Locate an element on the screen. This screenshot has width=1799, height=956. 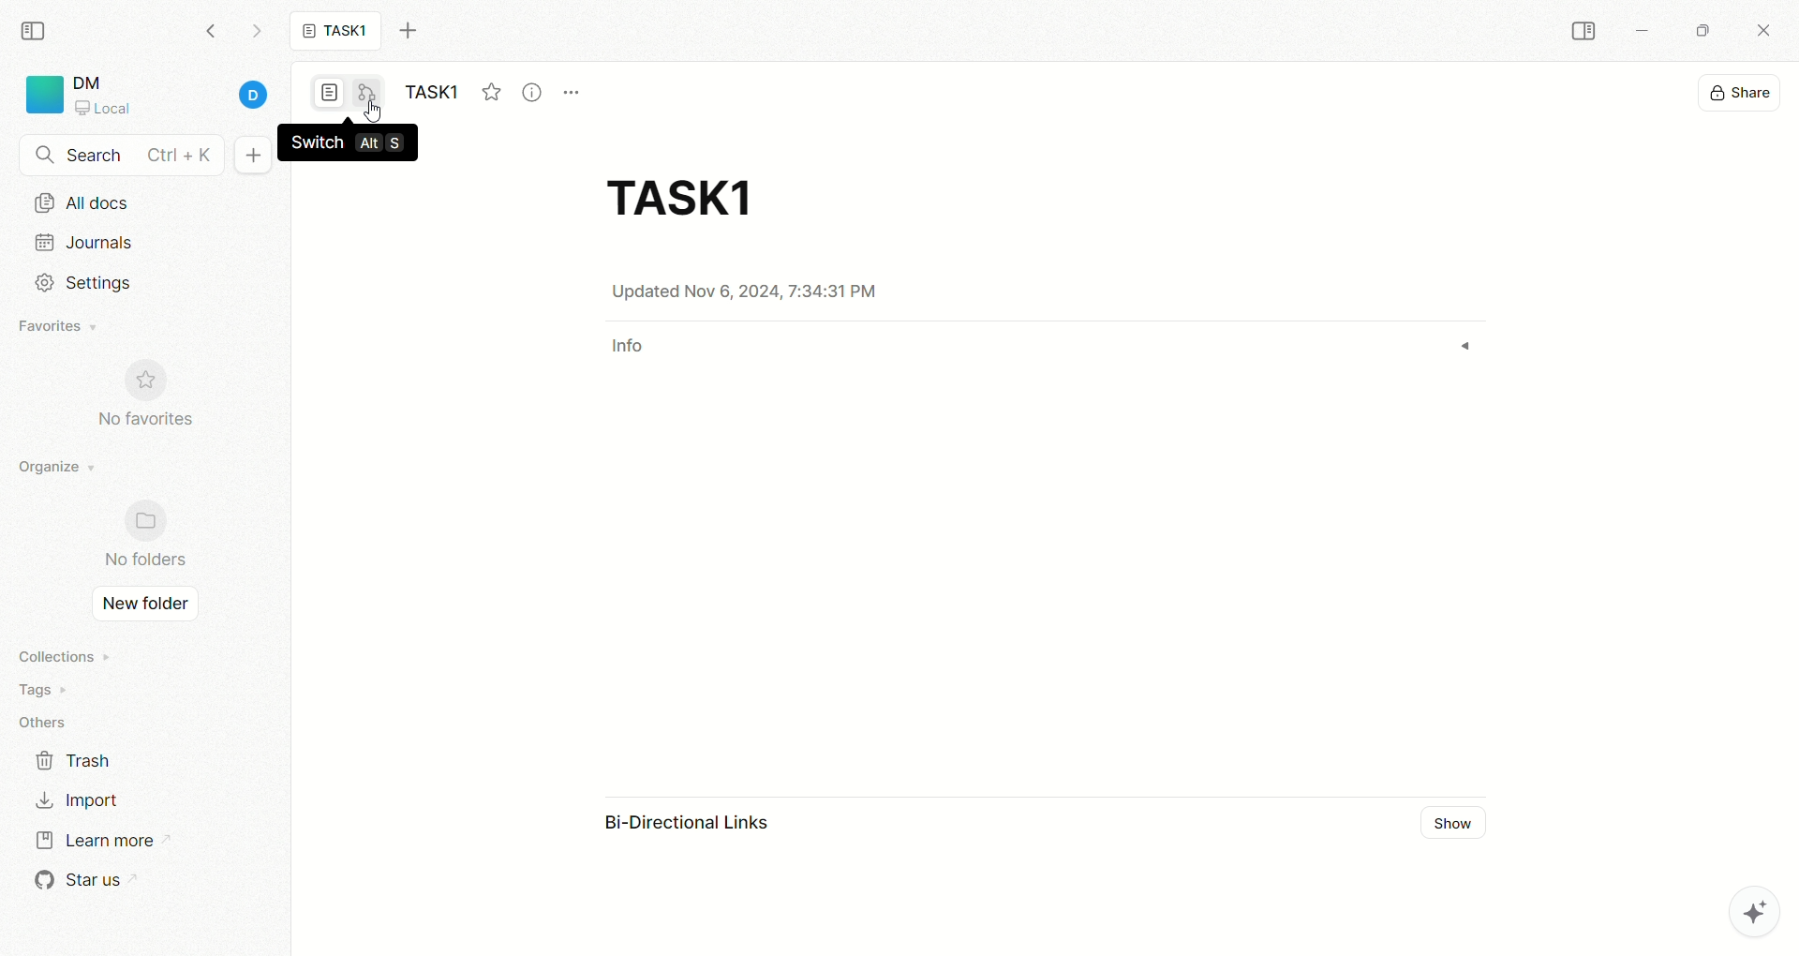
switch is located at coordinates (349, 143).